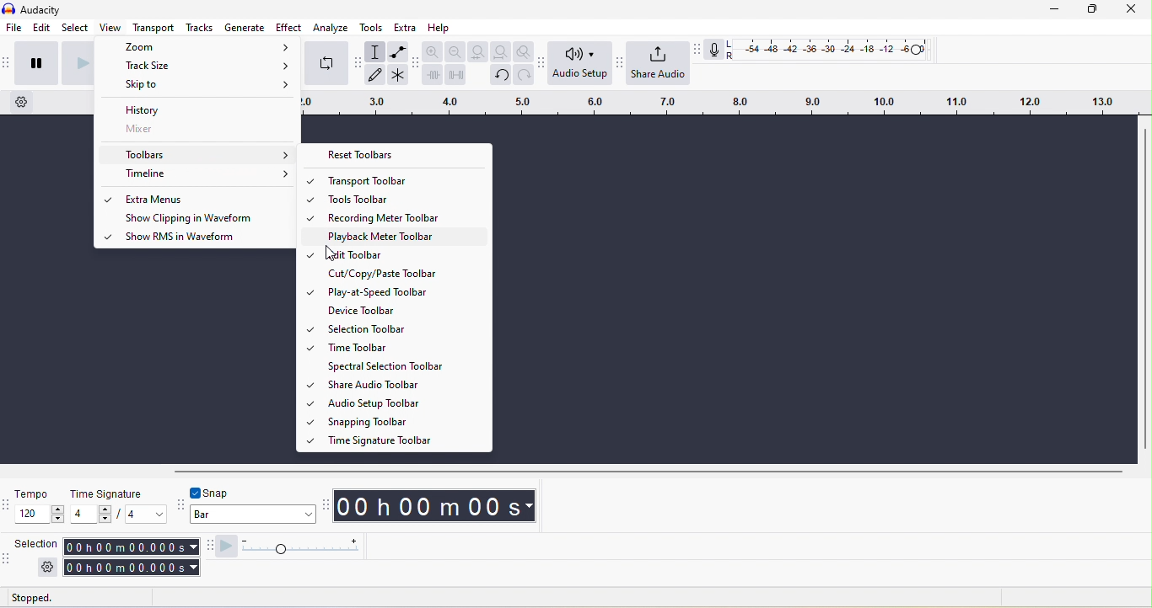 The width and height of the screenshot is (1152, 608). I want to click on audacity, so click(40, 10).